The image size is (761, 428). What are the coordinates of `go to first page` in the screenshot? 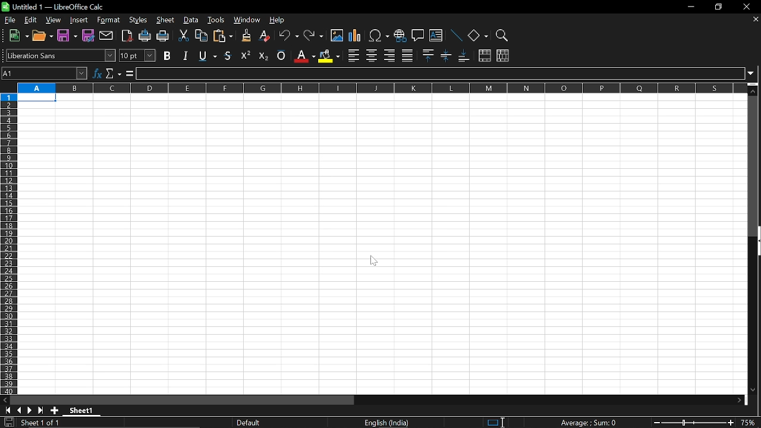 It's located at (6, 410).